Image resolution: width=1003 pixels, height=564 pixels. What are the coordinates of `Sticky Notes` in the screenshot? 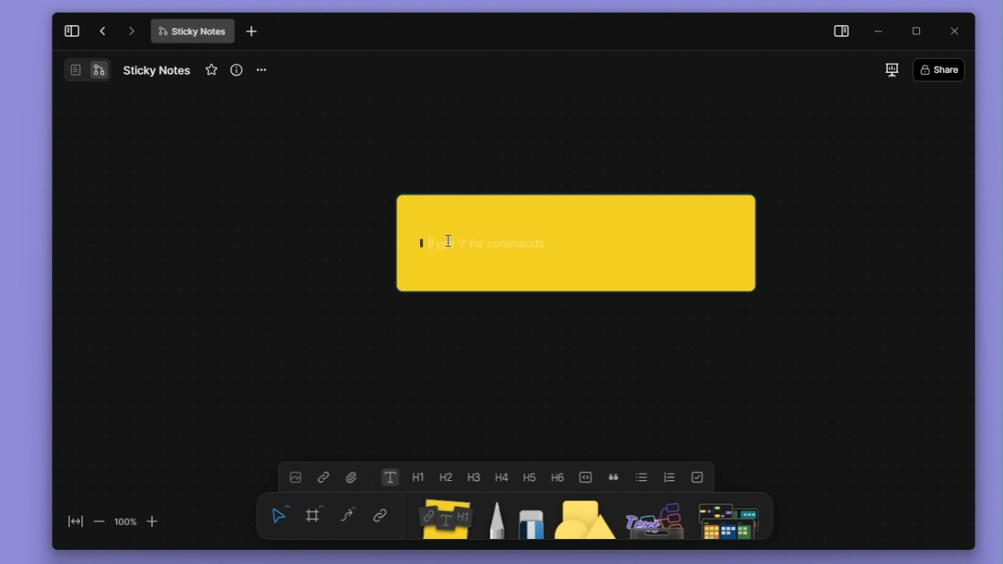 It's located at (190, 34).